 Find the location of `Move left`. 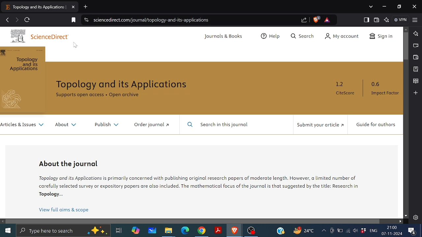

Move left is located at coordinates (3, 222).